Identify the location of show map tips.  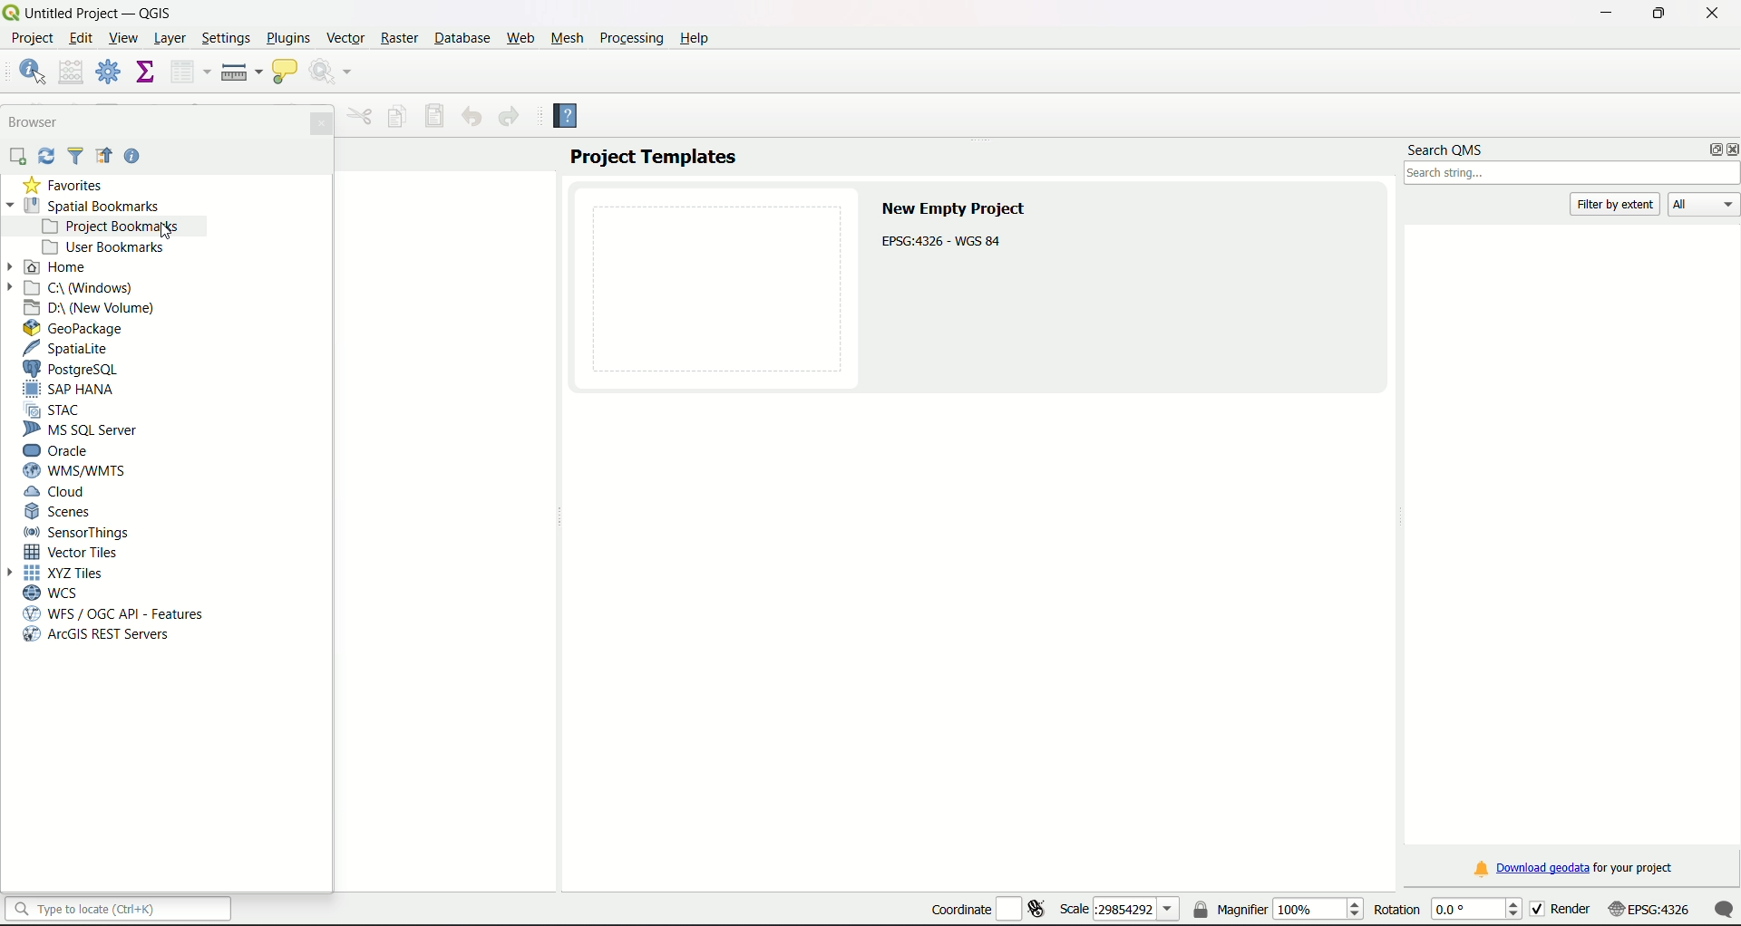
(285, 72).